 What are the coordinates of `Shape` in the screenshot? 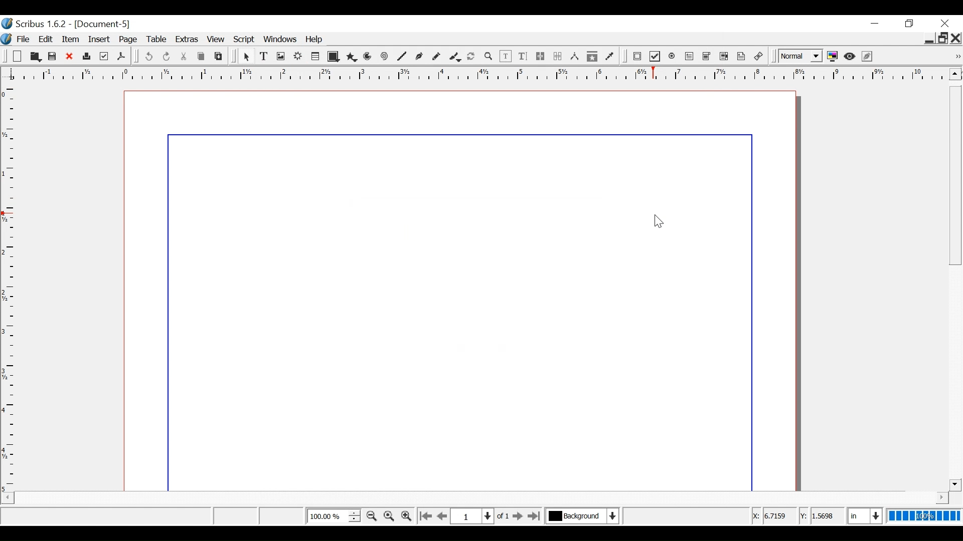 It's located at (332, 57).